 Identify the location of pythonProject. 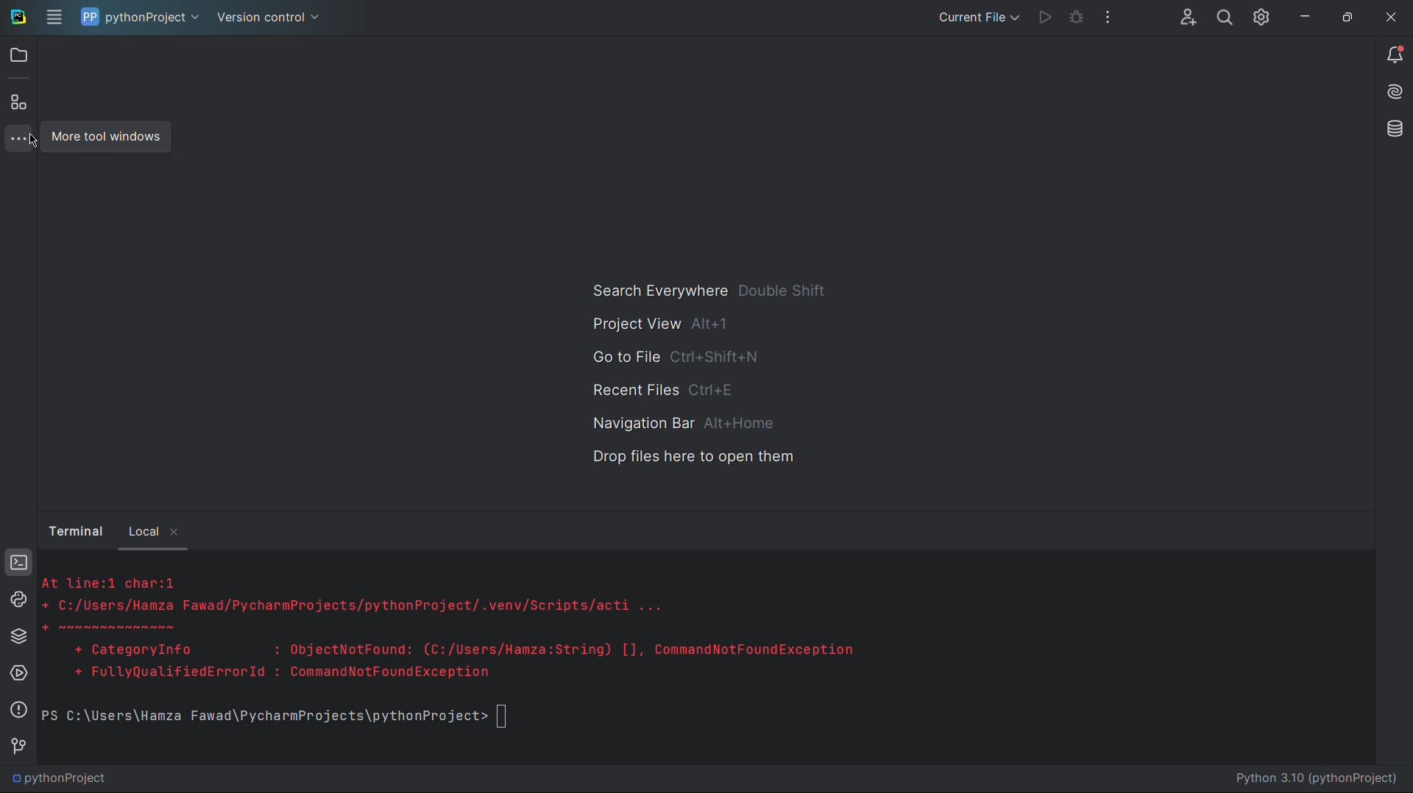
(138, 17).